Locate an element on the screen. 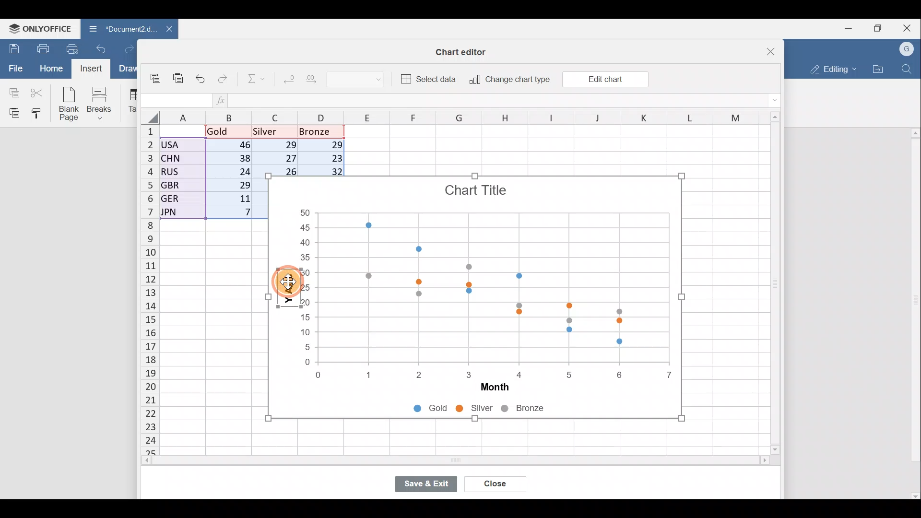 The height and width of the screenshot is (518, 921). Blank page is located at coordinates (70, 105).